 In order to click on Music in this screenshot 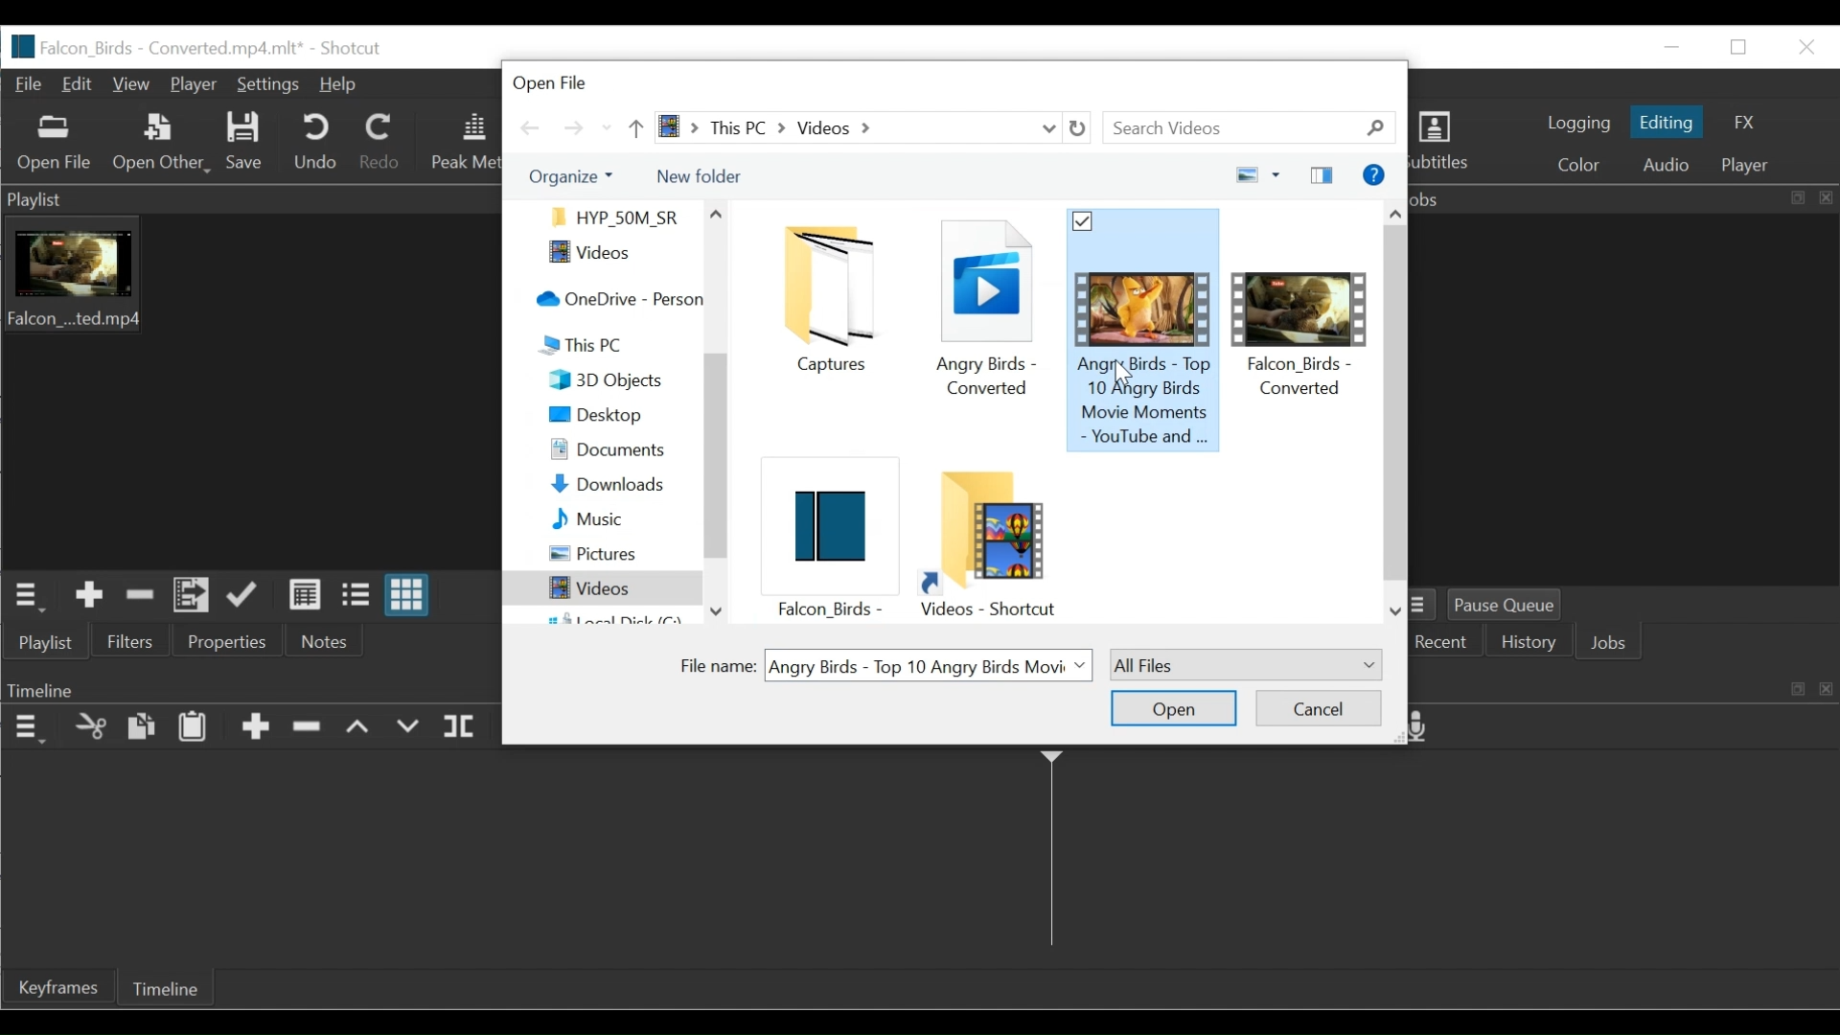, I will do `click(607, 517)`.